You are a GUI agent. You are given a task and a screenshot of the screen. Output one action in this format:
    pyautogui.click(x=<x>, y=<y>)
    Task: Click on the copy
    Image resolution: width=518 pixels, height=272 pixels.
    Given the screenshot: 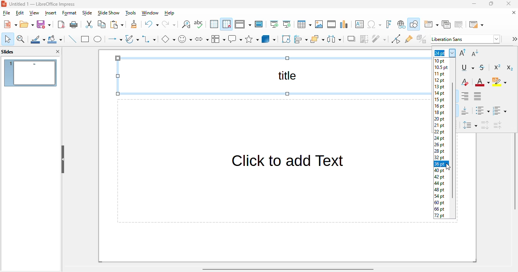 What is the action you would take?
    pyautogui.click(x=102, y=24)
    